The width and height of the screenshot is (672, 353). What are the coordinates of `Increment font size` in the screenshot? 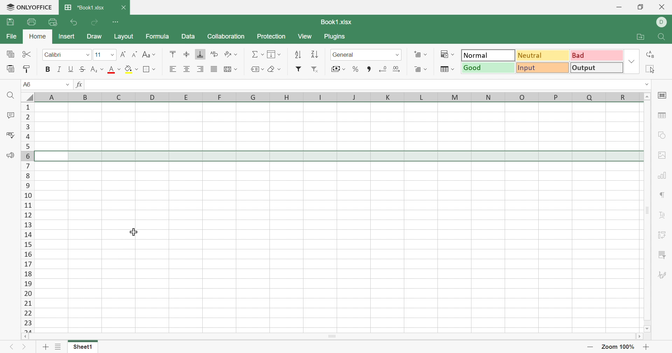 It's located at (122, 55).